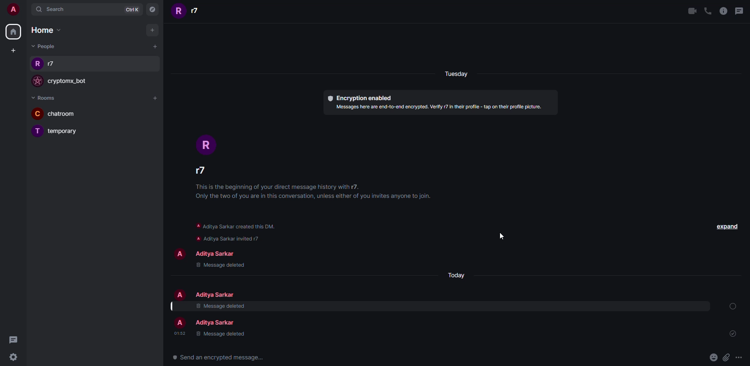  I want to click on profile, so click(179, 323).